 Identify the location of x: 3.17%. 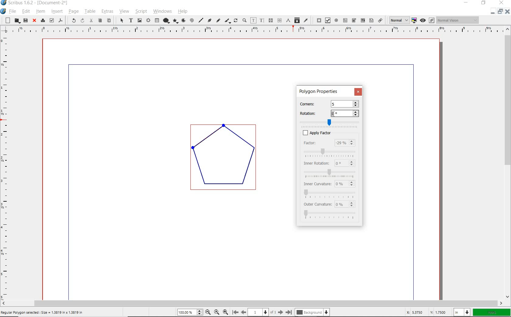
(413, 312).